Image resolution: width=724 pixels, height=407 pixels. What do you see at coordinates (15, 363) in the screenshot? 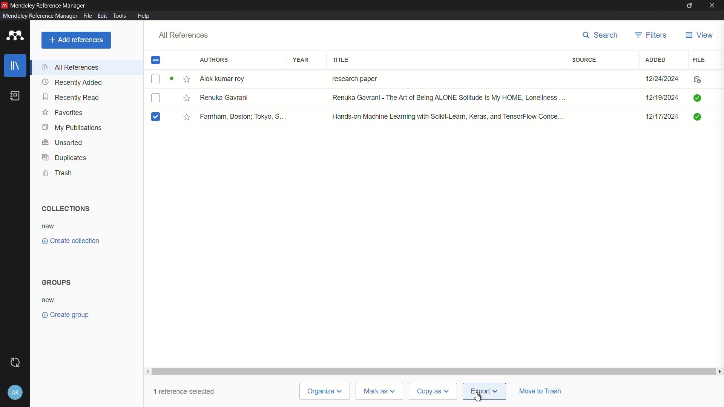
I see `sync` at bounding box center [15, 363].